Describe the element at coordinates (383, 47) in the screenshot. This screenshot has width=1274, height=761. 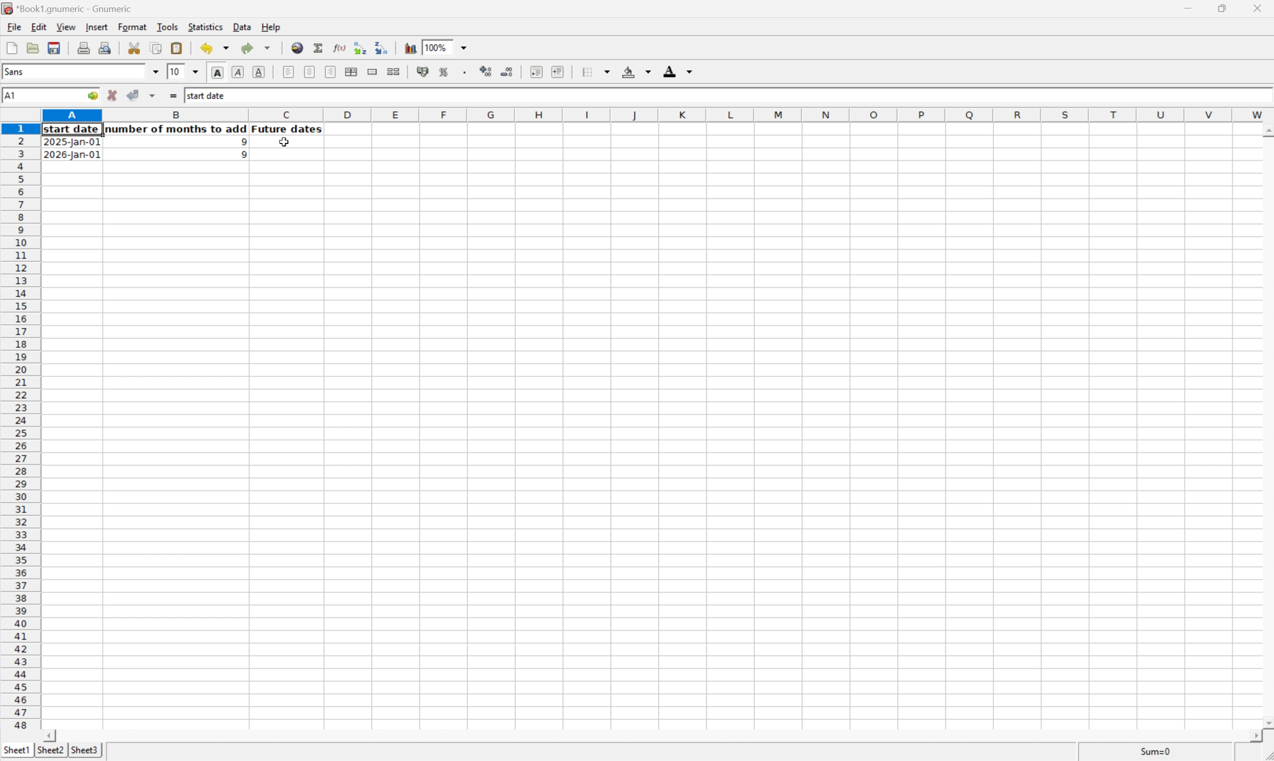
I see `Sort the selected region in descending order based on the first column selected` at that location.